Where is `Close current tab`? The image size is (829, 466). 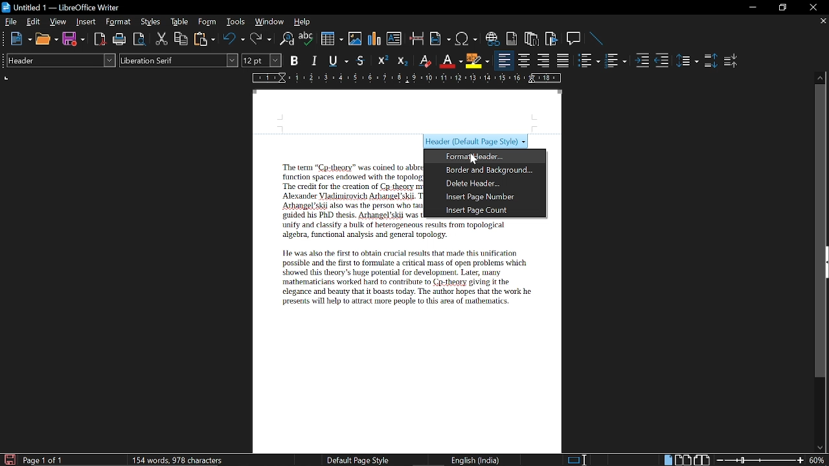
Close current tab is located at coordinates (821, 21).